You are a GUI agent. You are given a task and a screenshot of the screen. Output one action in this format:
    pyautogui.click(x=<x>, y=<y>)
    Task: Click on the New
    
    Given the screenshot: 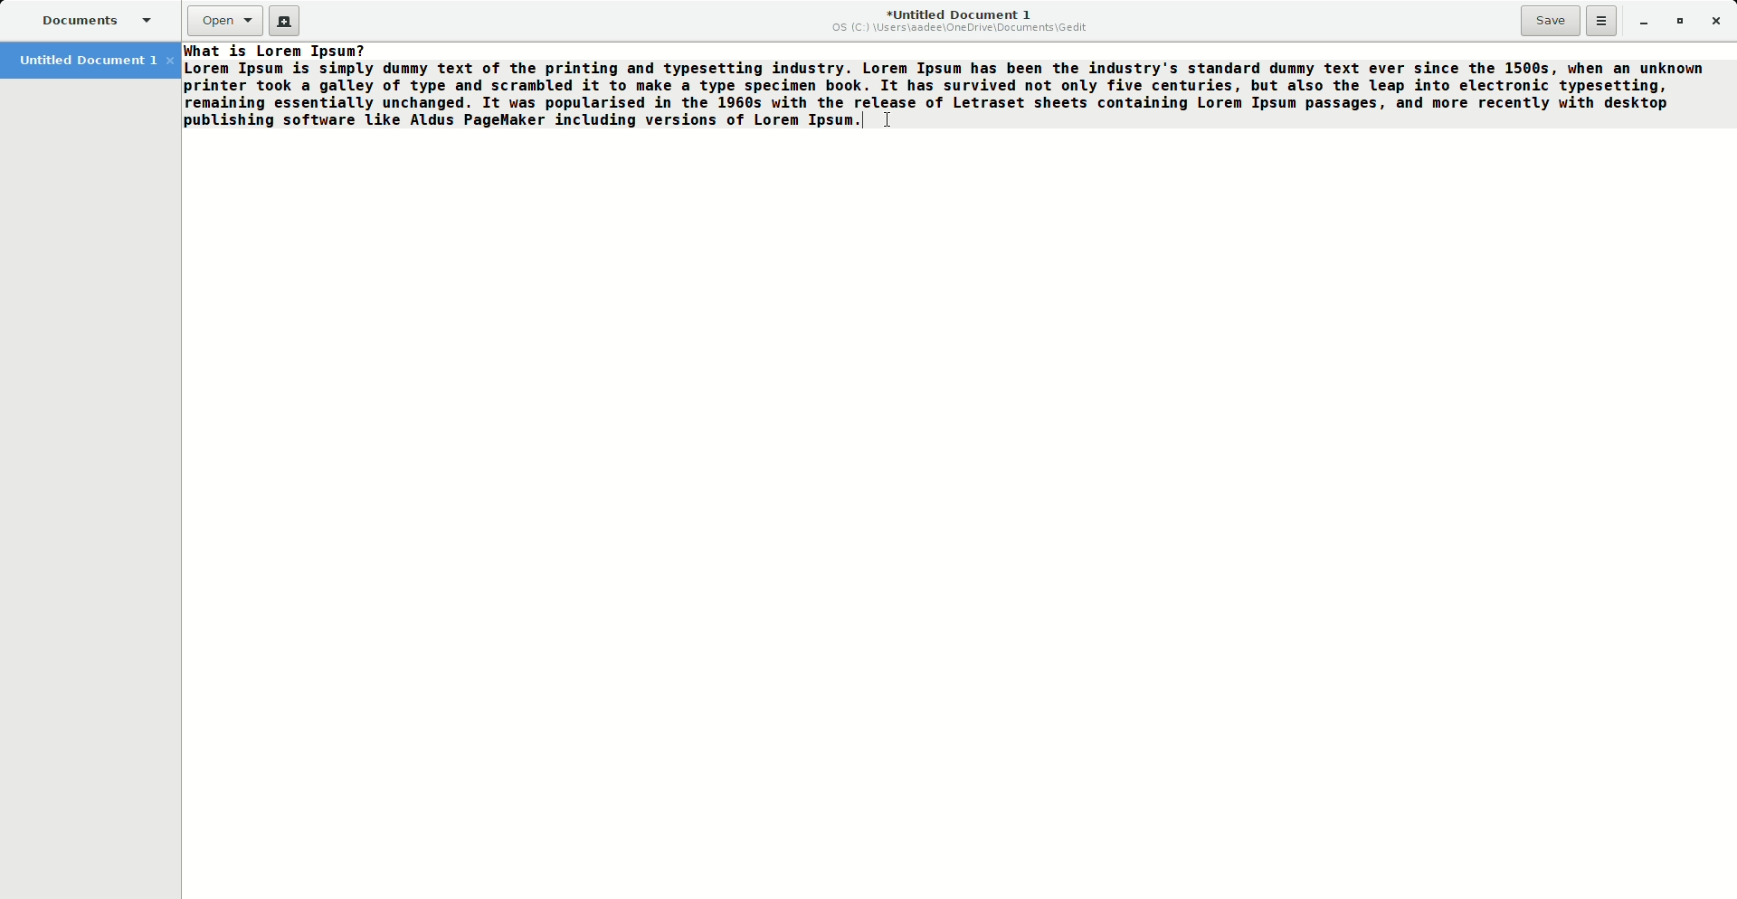 What is the action you would take?
    pyautogui.click(x=287, y=24)
    